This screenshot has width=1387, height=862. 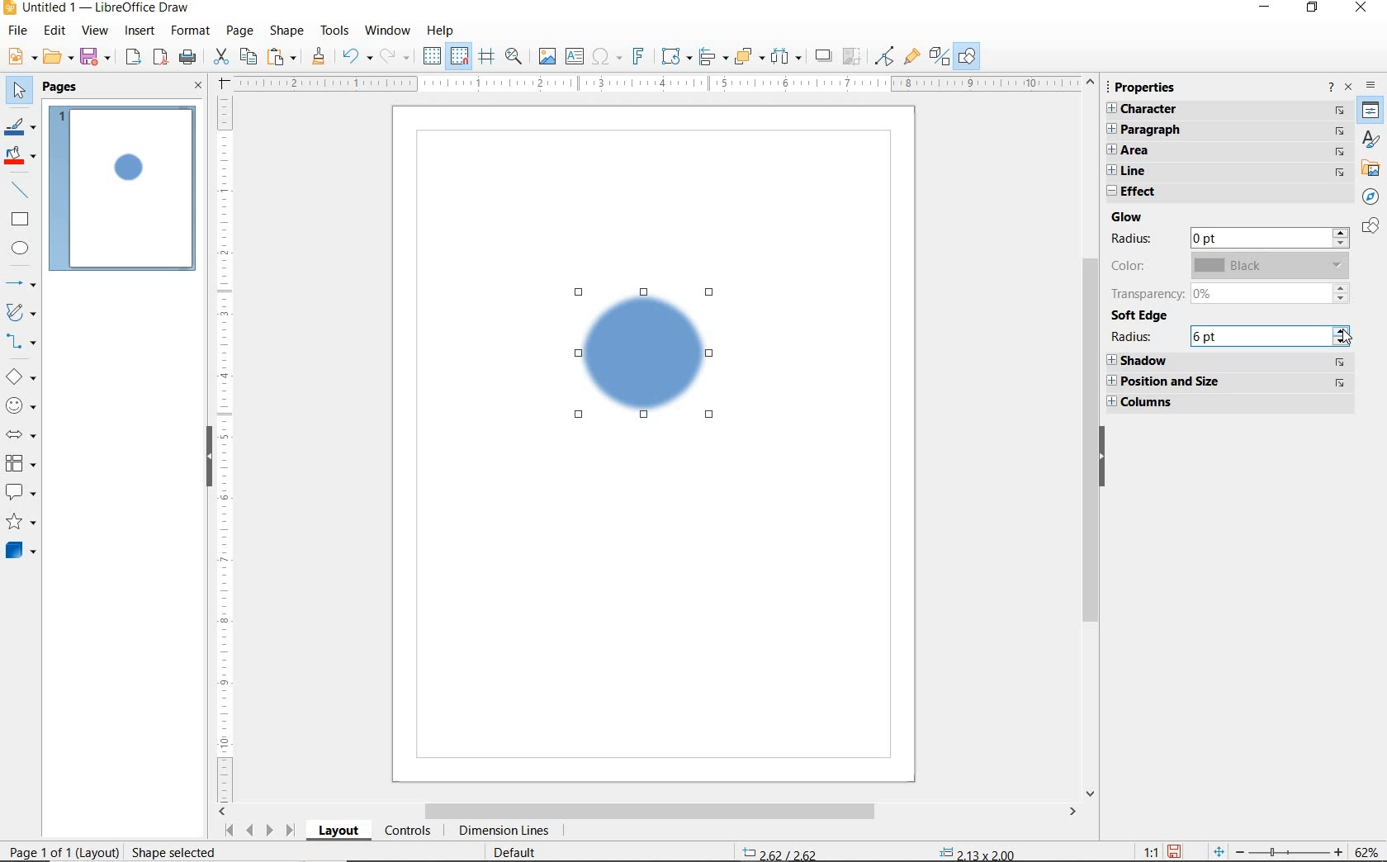 What do you see at coordinates (23, 552) in the screenshot?
I see `3D OBJECTS` at bounding box center [23, 552].